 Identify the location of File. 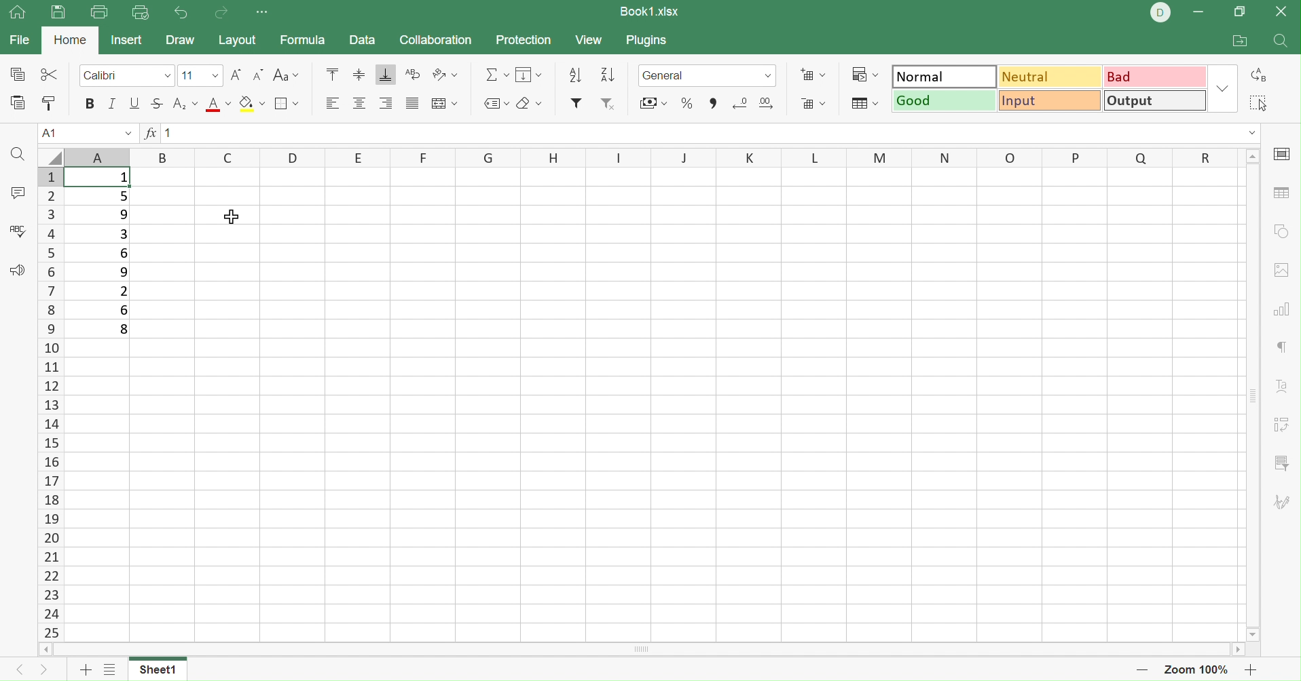
(20, 40).